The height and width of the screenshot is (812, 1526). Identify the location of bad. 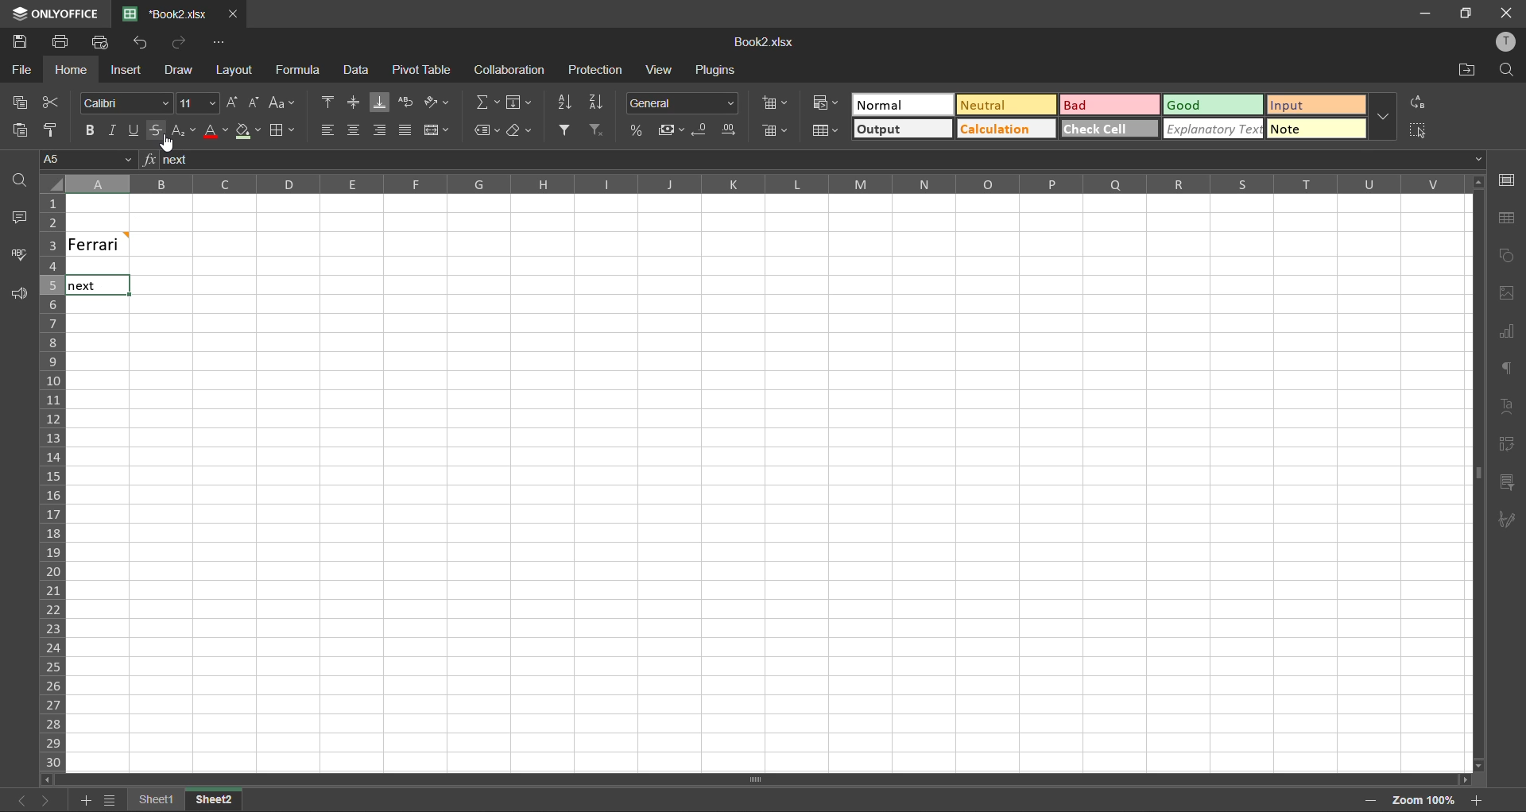
(1106, 104).